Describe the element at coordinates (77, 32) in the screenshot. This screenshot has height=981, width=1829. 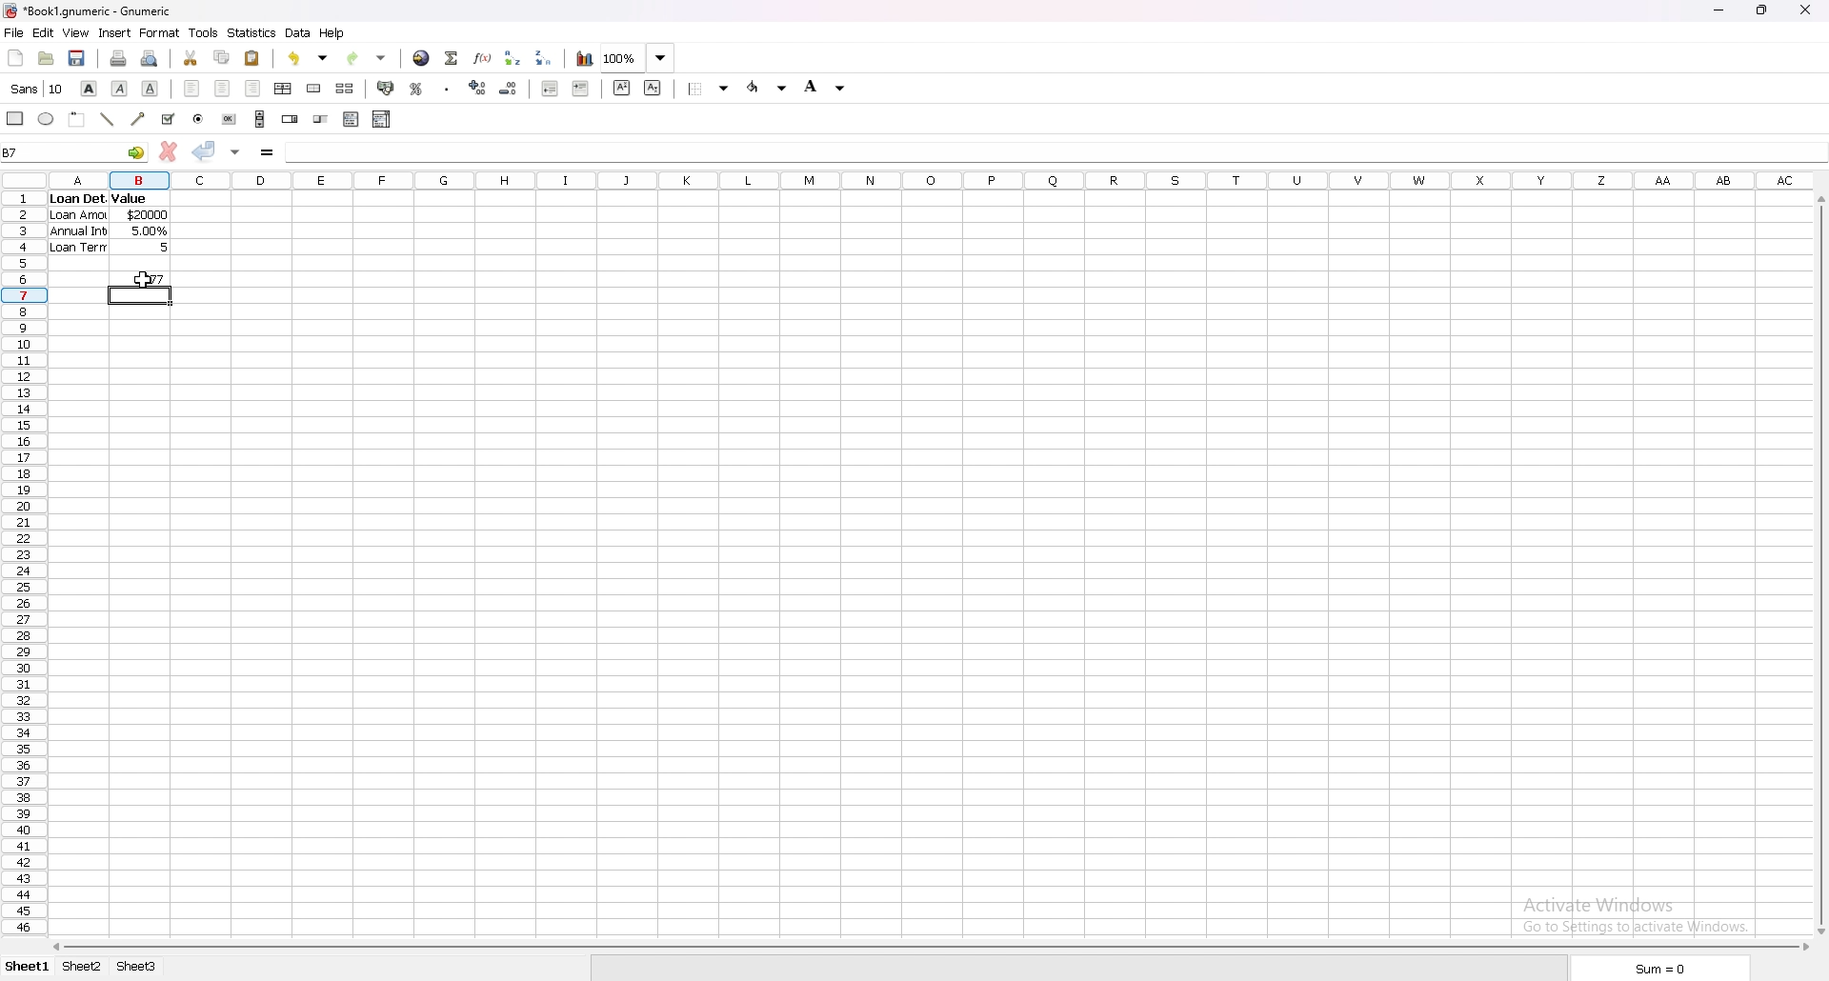
I see `view` at that location.